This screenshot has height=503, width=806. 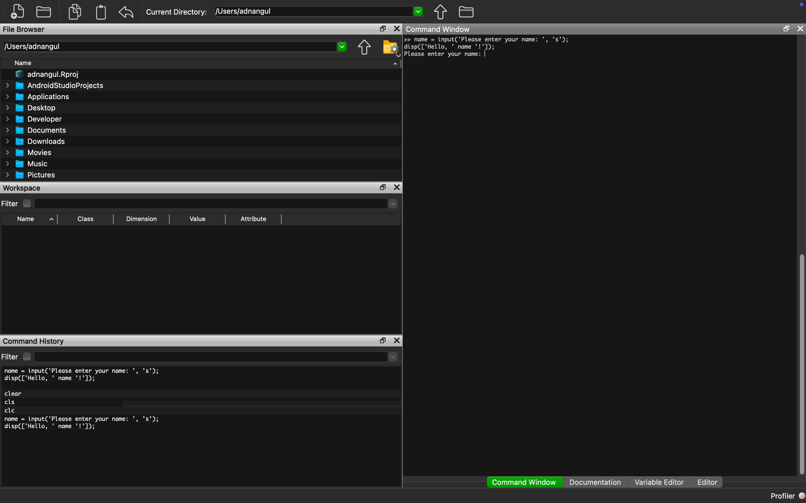 I want to click on Name , so click(x=34, y=220).